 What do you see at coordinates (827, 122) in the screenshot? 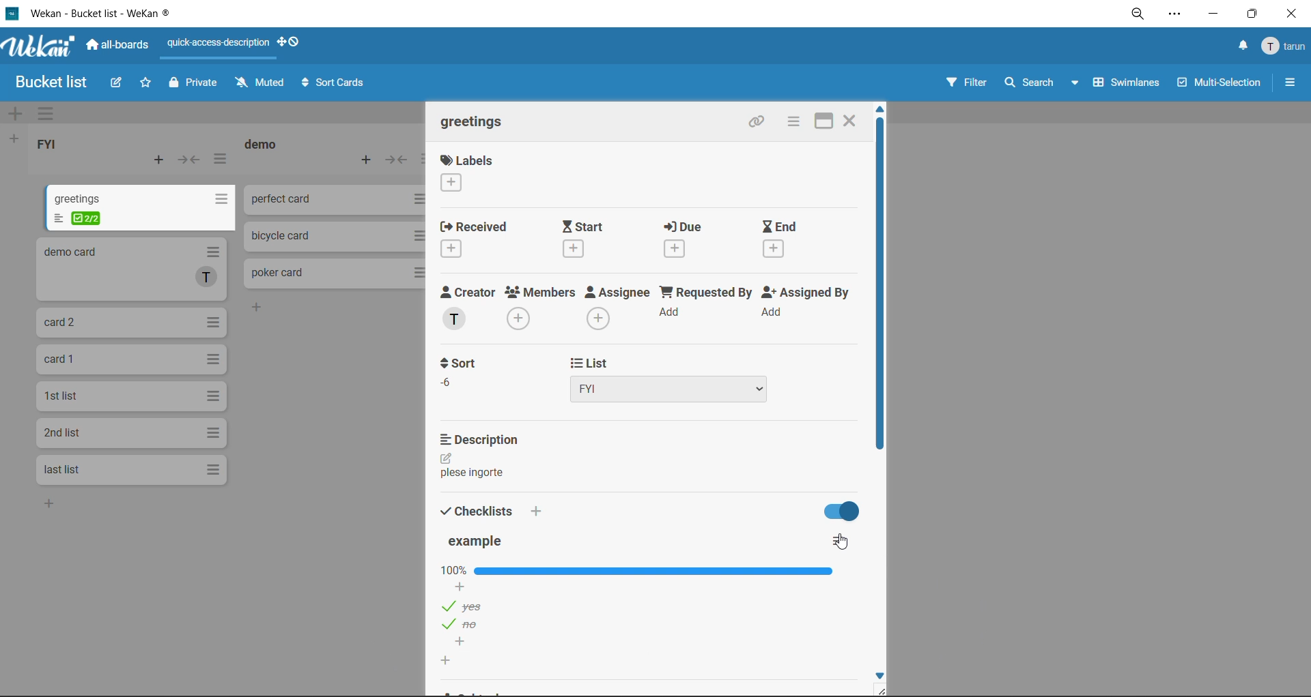
I see `maximize` at bounding box center [827, 122].